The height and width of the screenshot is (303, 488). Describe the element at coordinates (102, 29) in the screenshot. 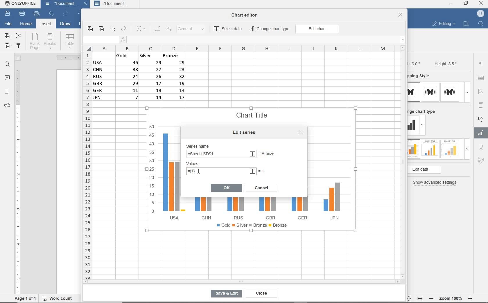

I see `paste` at that location.